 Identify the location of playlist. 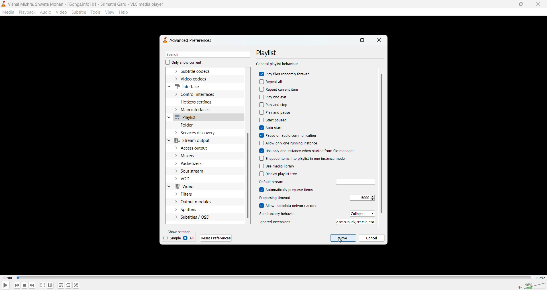
(270, 53).